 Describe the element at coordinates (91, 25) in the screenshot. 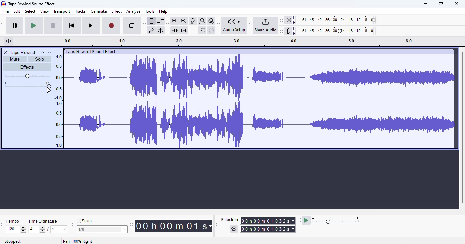

I see `skip to end` at that location.